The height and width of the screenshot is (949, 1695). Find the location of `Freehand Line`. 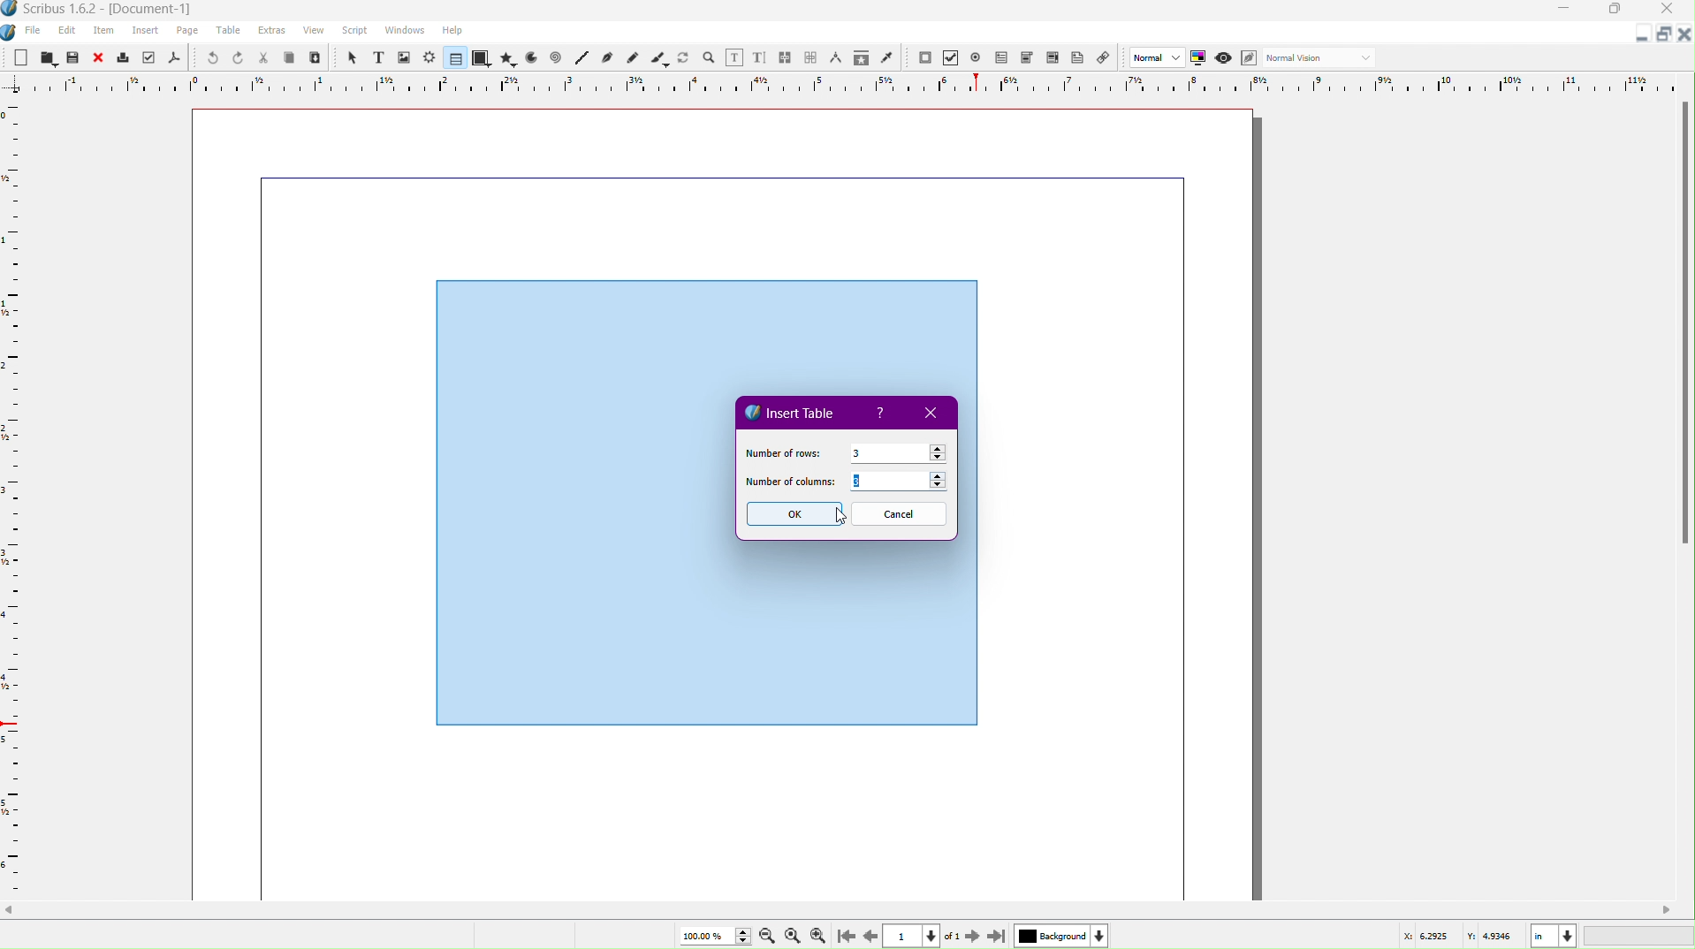

Freehand Line is located at coordinates (633, 57).